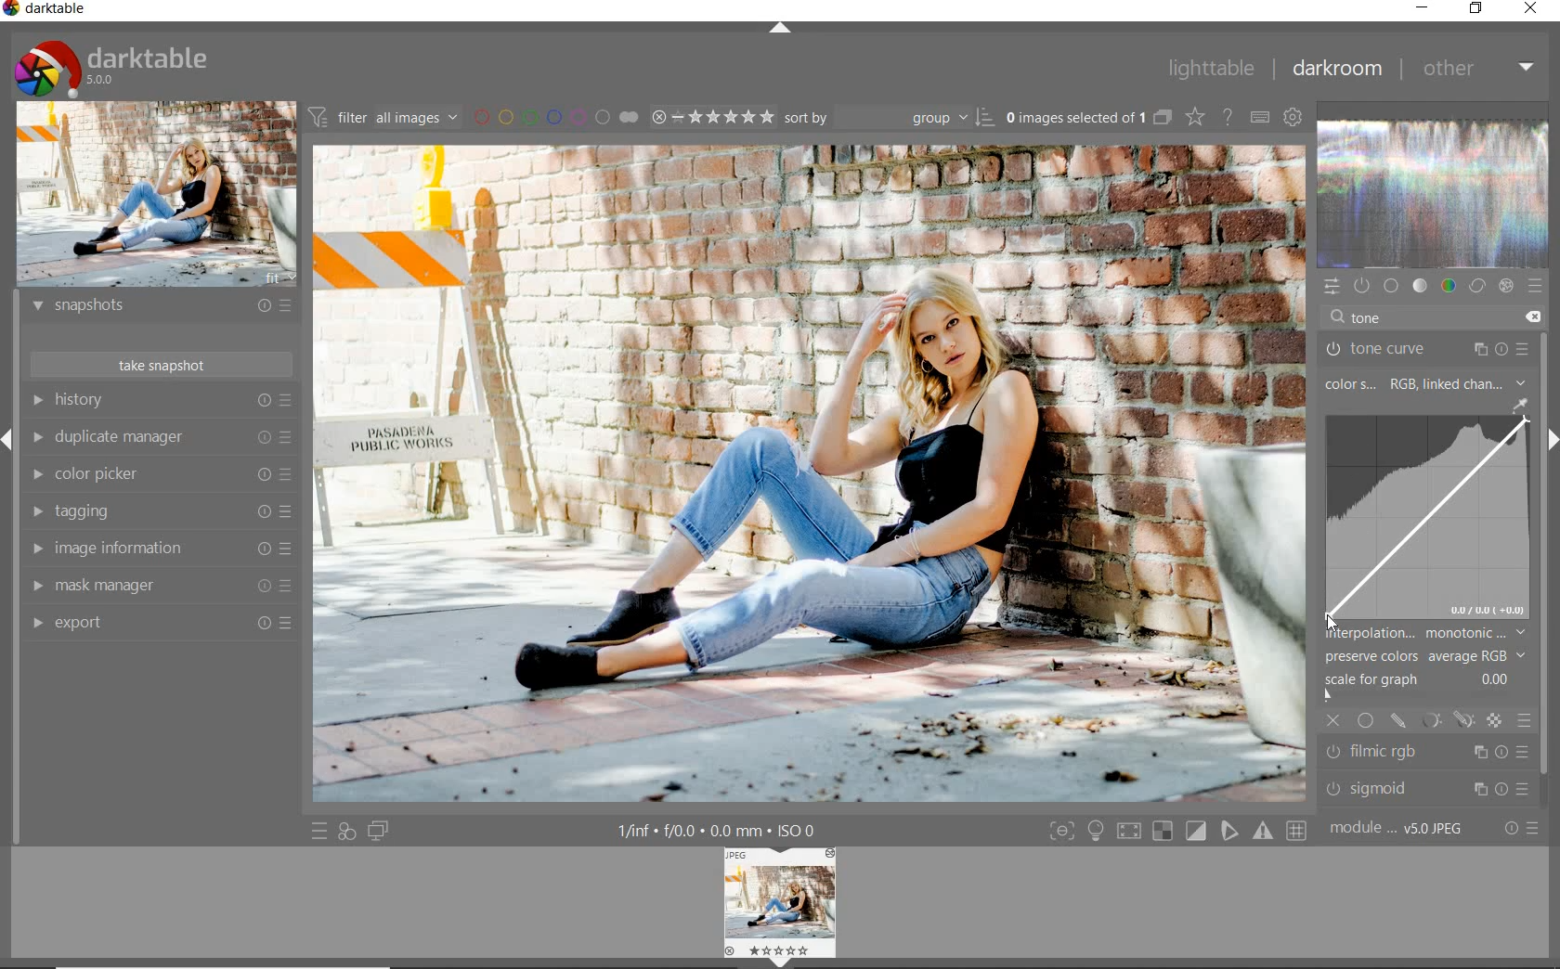 This screenshot has width=1560, height=969. What do you see at coordinates (319, 831) in the screenshot?
I see `quick access to presets` at bounding box center [319, 831].